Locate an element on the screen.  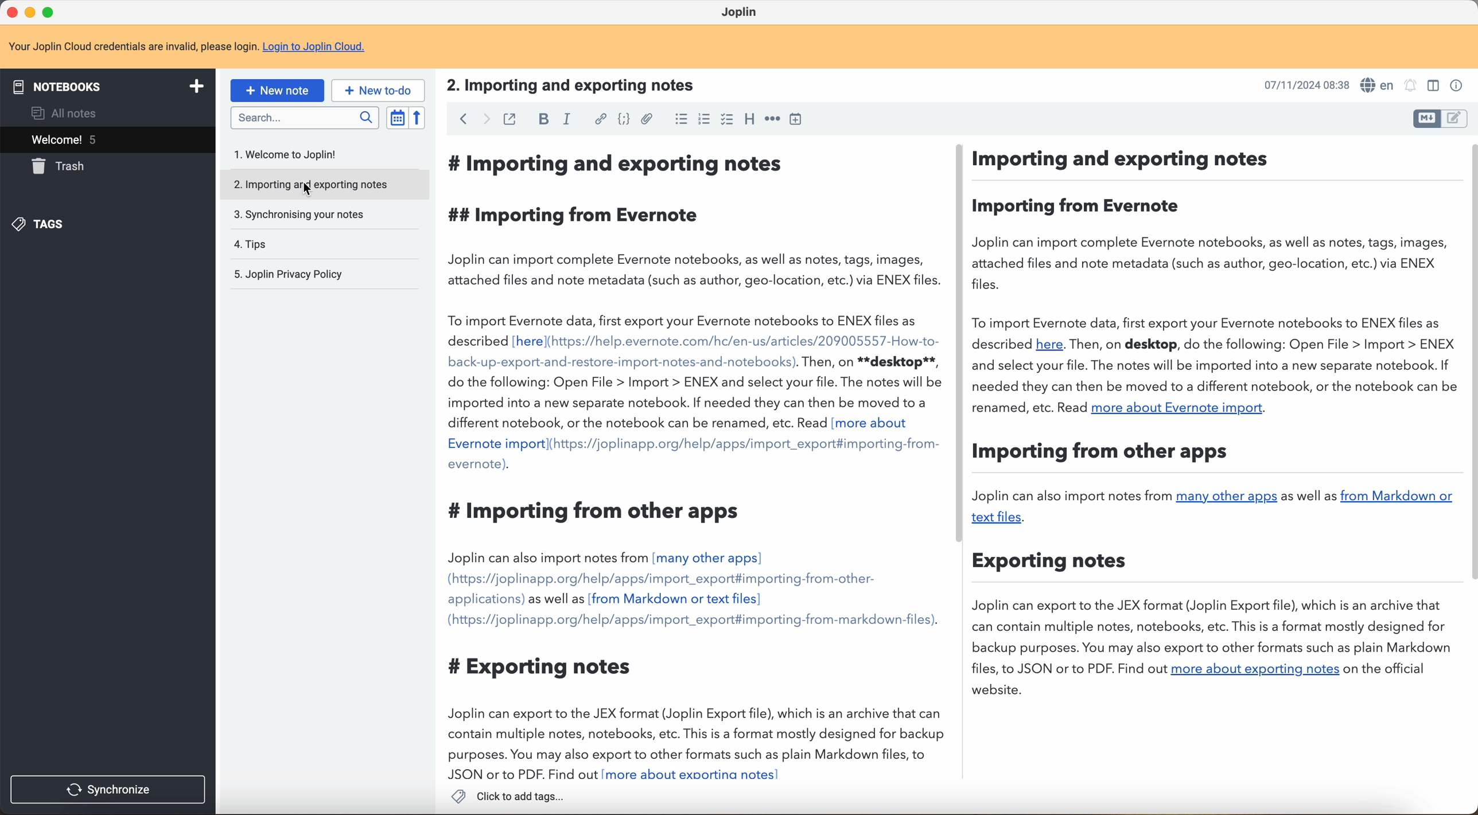
italic is located at coordinates (568, 119).